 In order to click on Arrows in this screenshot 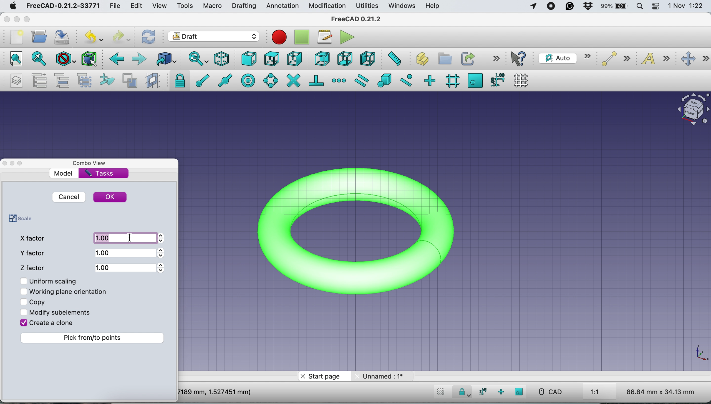, I will do `click(164, 238)`.